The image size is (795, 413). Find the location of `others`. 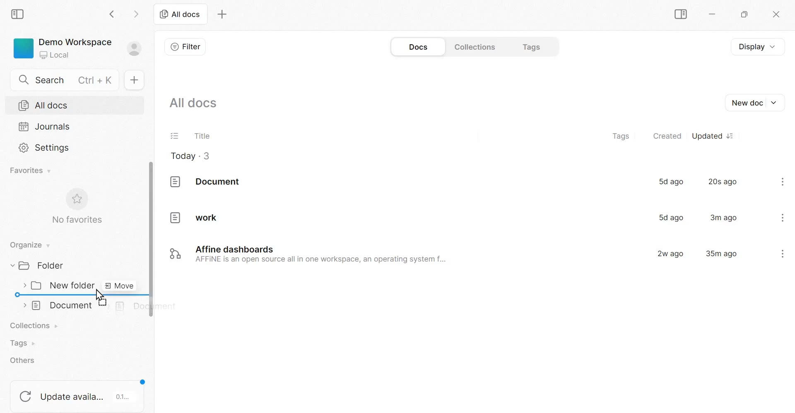

others is located at coordinates (24, 360).